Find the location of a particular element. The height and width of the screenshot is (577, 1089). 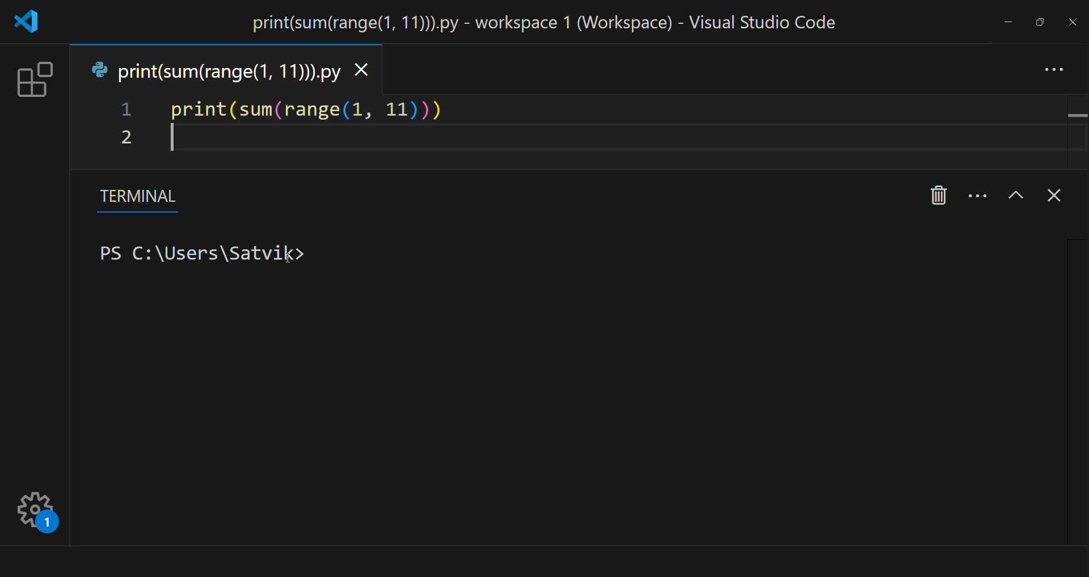

cleared terminal is located at coordinates (182, 267).